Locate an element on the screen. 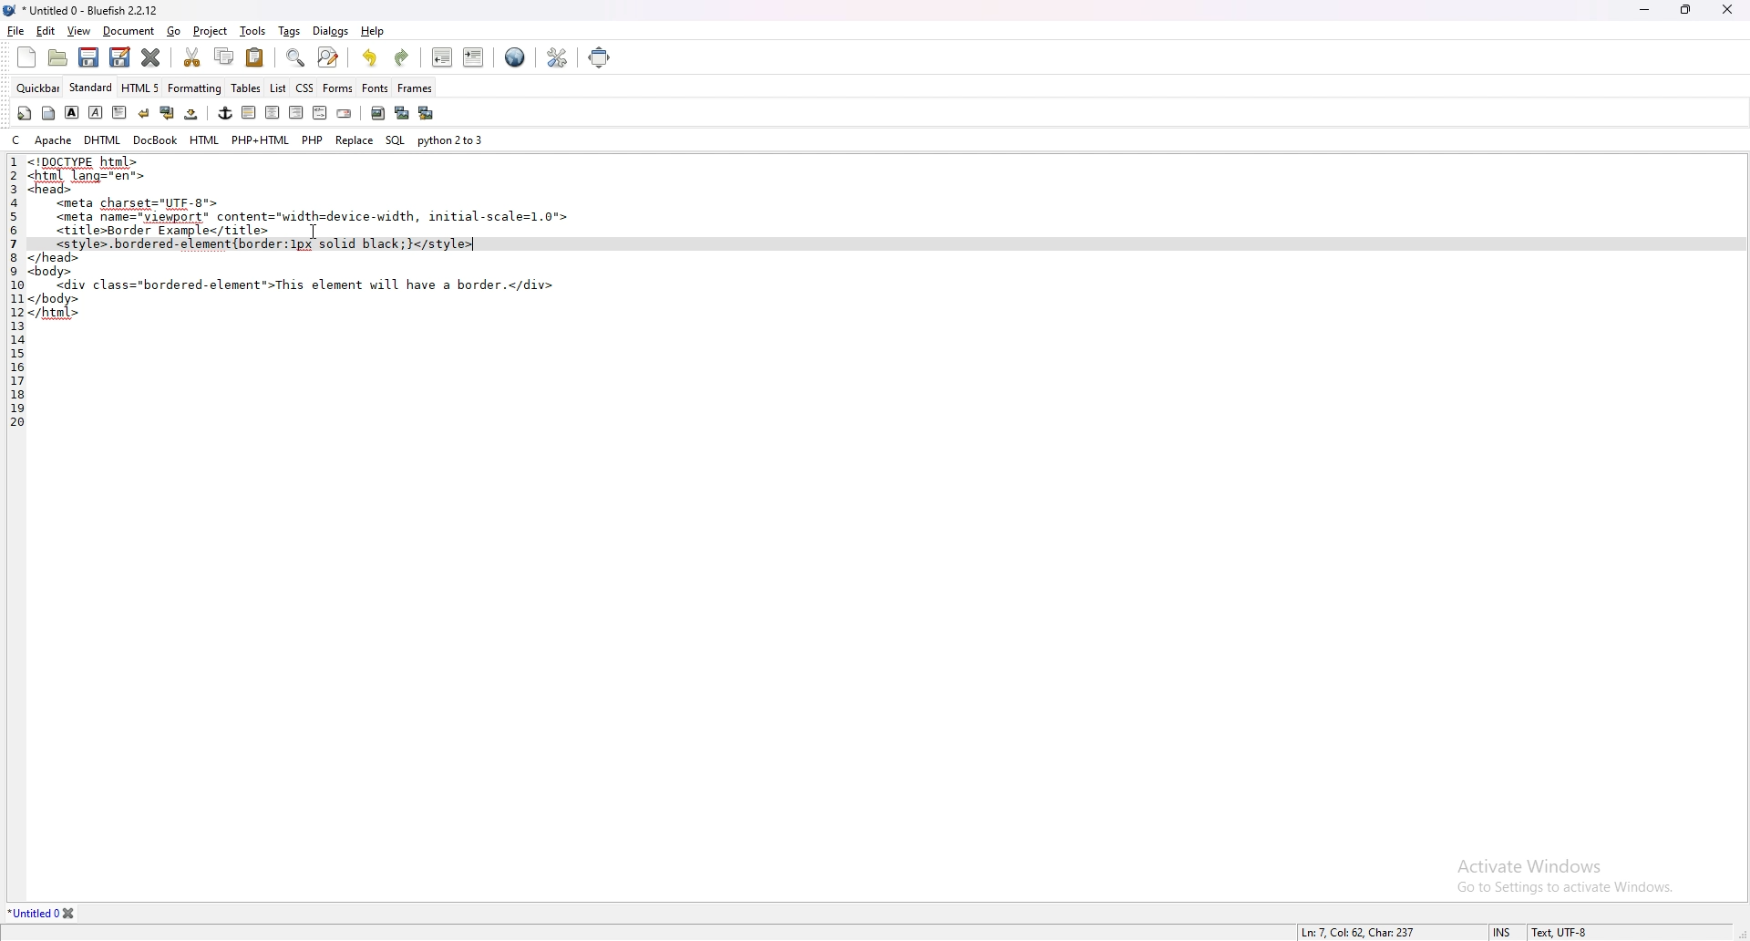  css is located at coordinates (305, 88).